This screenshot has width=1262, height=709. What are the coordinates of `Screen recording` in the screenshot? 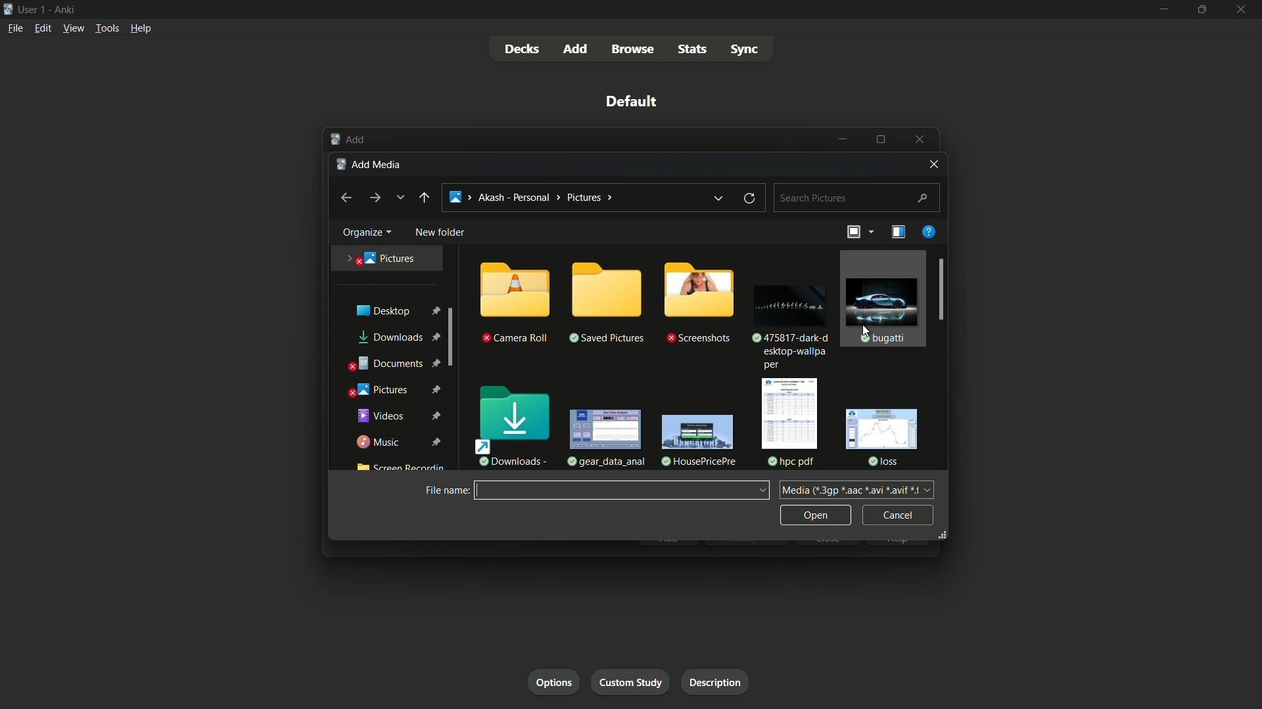 It's located at (398, 468).